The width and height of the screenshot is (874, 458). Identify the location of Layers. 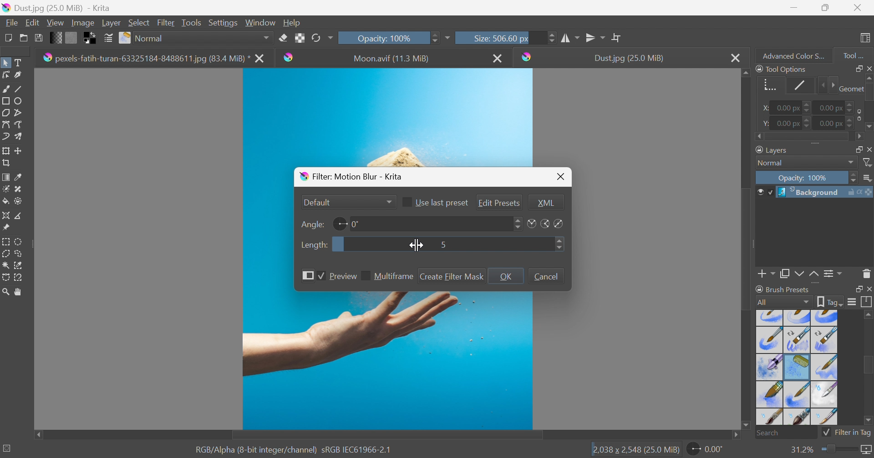
(773, 149).